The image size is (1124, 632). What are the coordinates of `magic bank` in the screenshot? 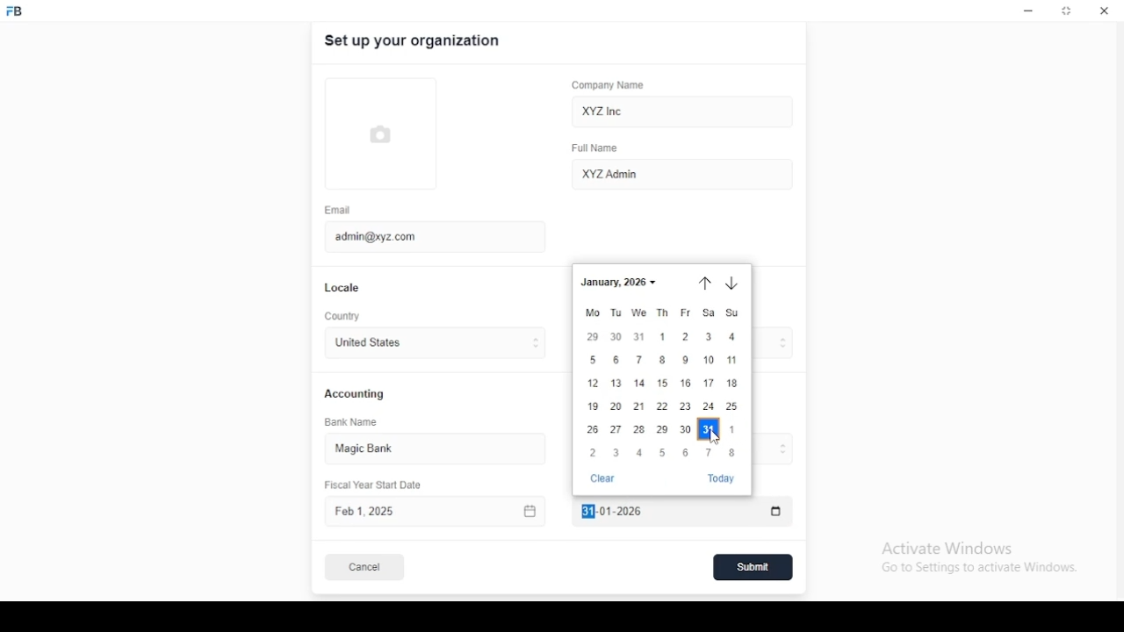 It's located at (371, 449).